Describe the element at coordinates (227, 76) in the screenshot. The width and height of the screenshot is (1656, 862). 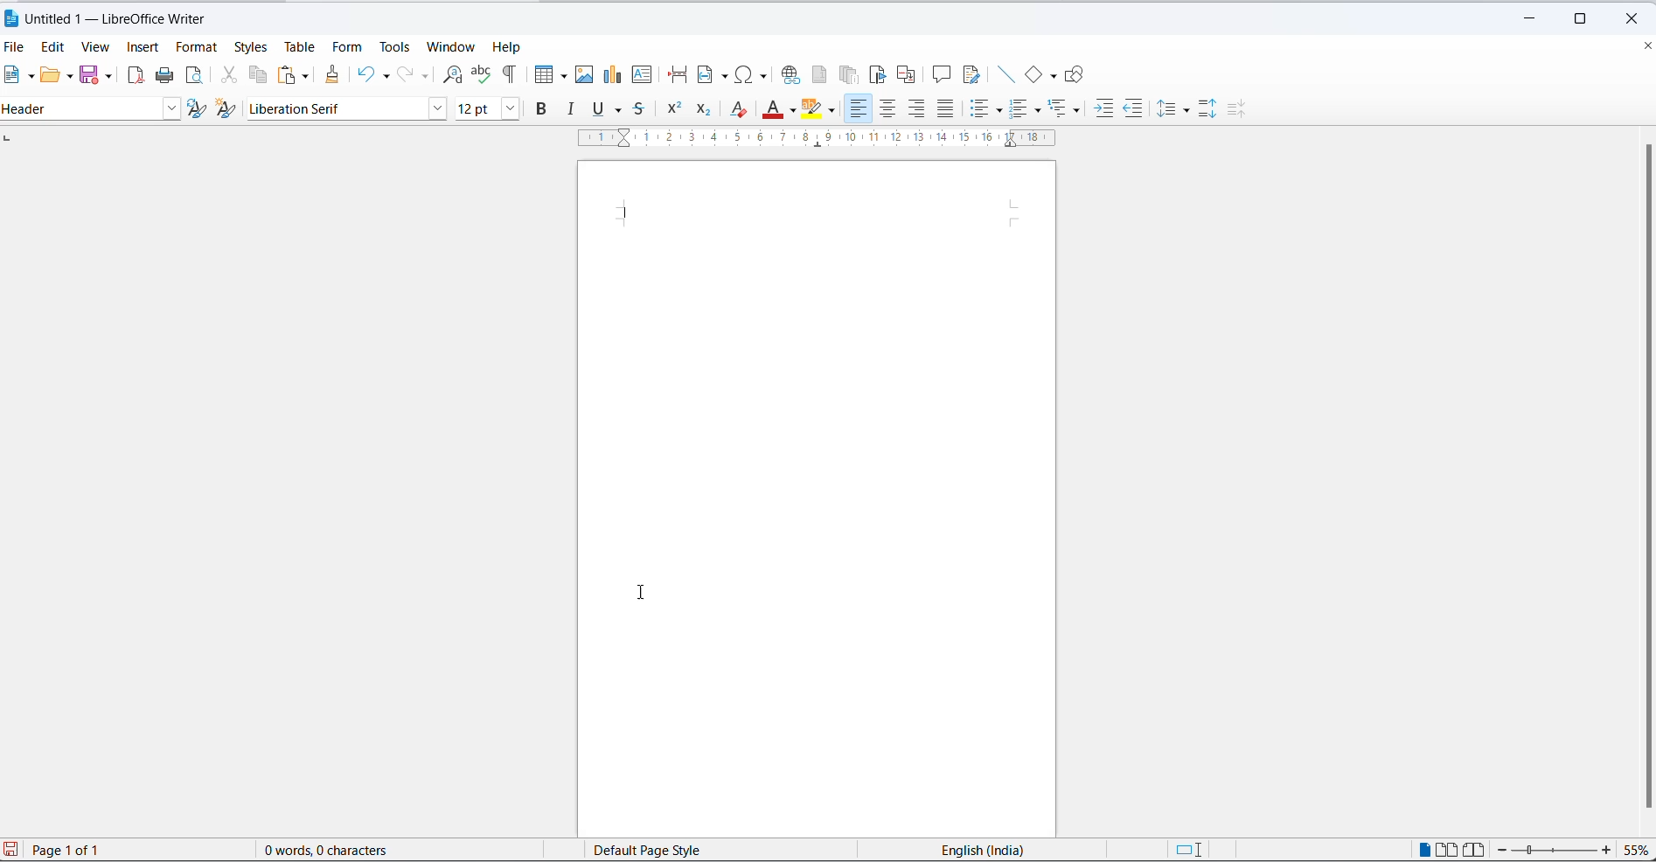
I see `cut` at that location.